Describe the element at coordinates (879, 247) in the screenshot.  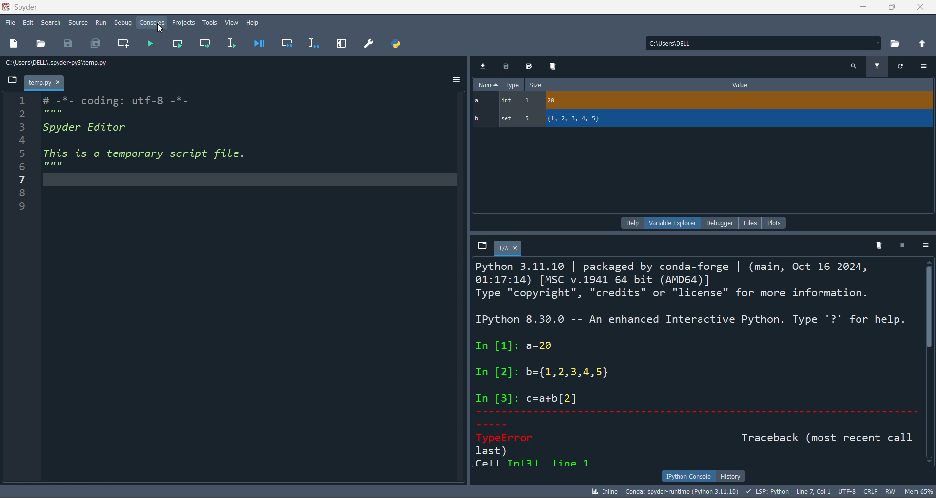
I see `delete kernel` at that location.